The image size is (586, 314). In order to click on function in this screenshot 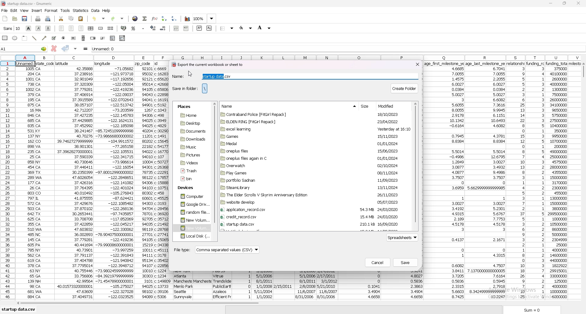, I will do `click(154, 19)`.